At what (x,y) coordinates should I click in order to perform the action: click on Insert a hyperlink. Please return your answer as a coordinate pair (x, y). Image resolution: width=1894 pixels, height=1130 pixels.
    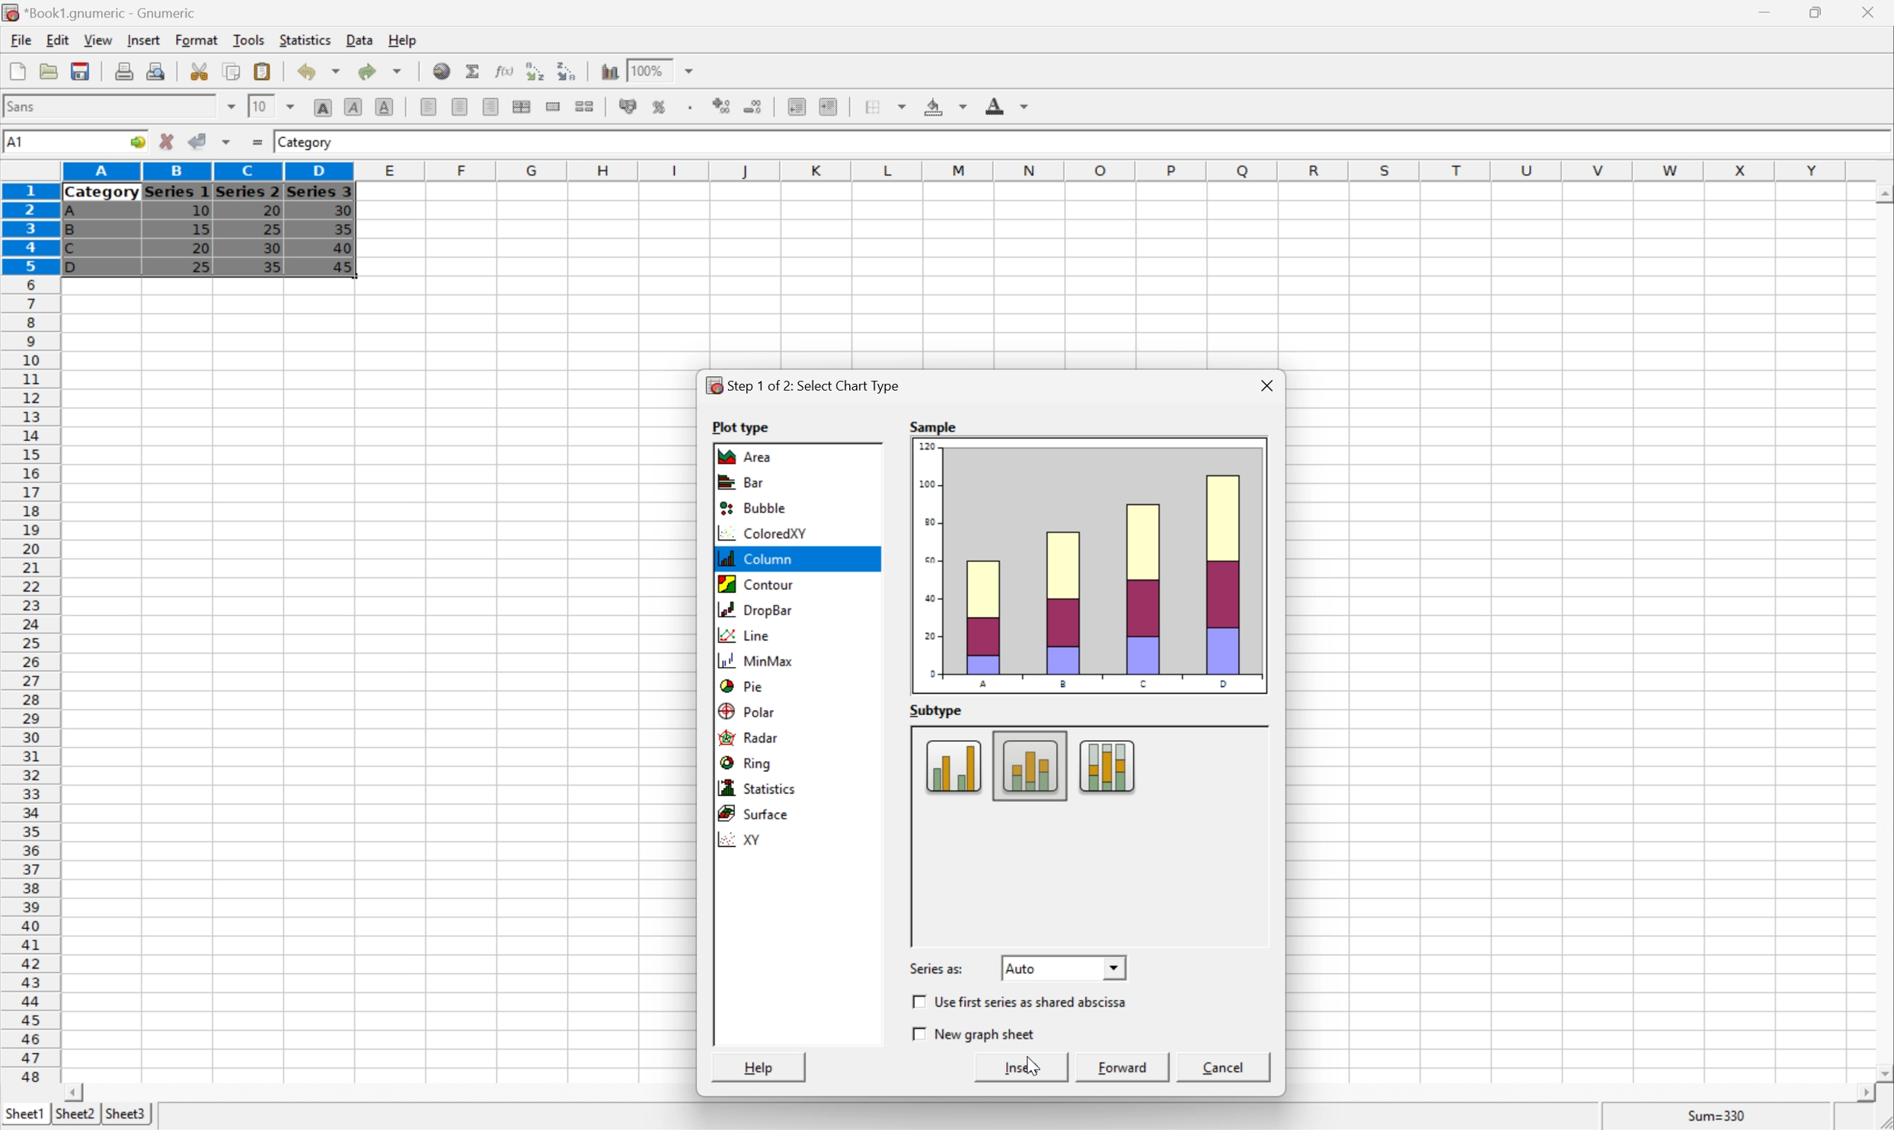
    Looking at the image, I should click on (442, 69).